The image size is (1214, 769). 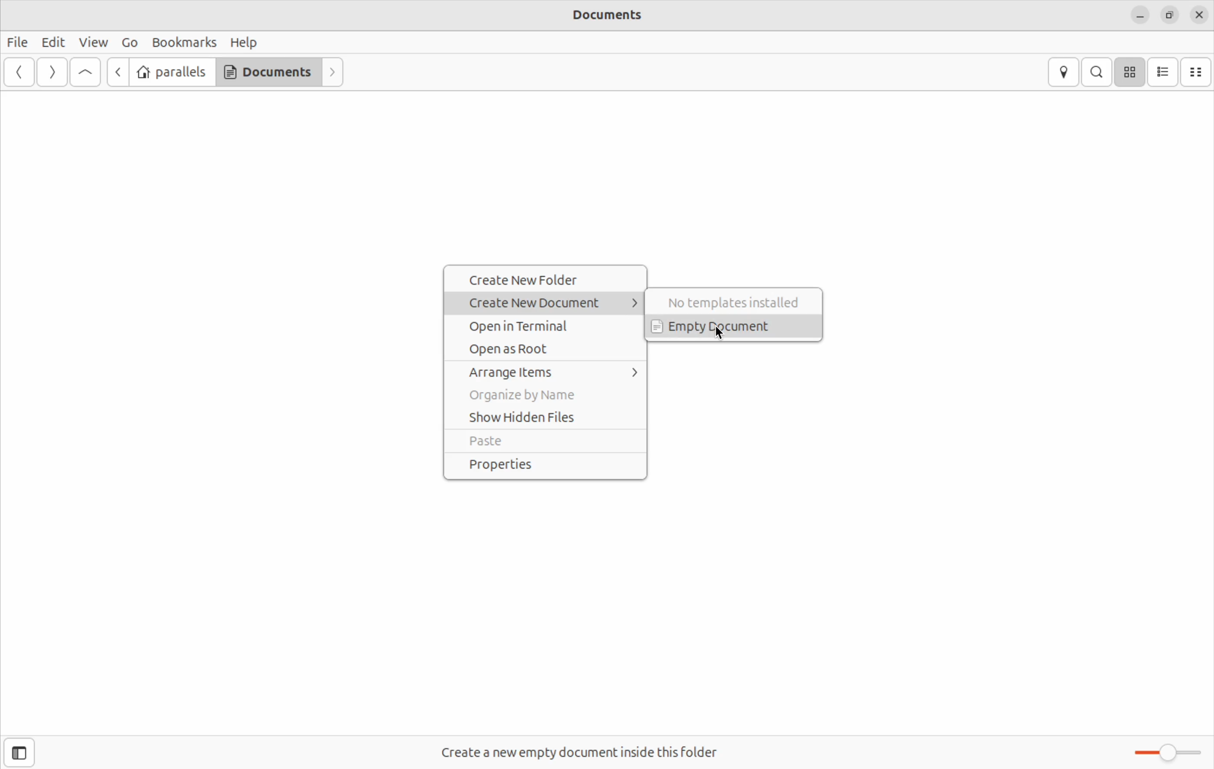 I want to click on documents, so click(x=268, y=72).